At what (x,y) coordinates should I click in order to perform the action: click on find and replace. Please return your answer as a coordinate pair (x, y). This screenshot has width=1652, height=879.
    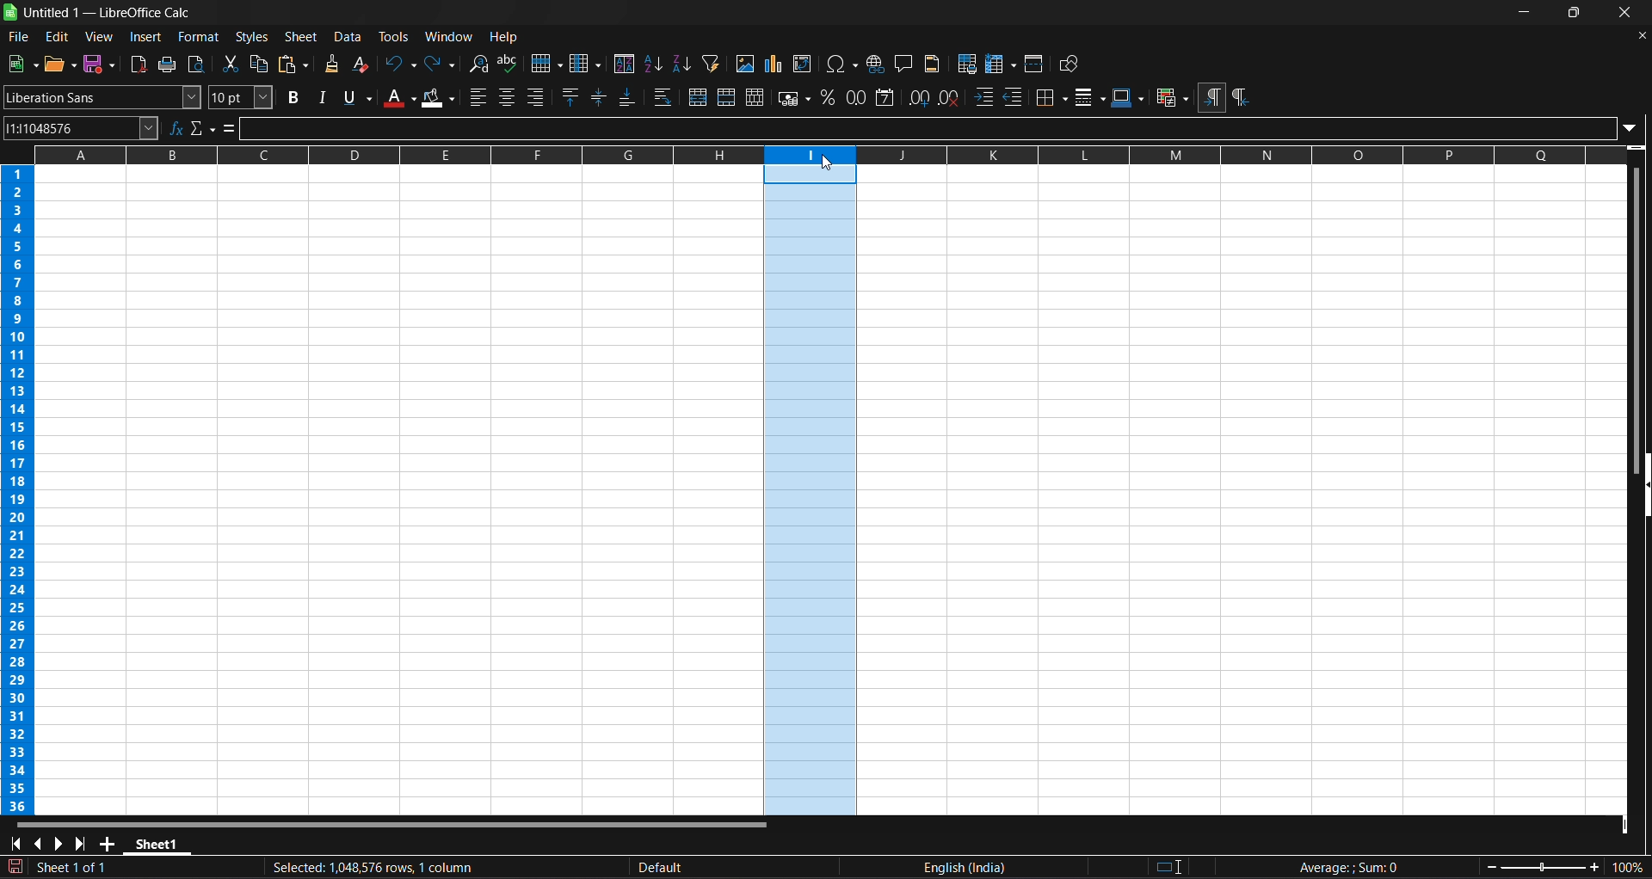
    Looking at the image, I should click on (478, 64).